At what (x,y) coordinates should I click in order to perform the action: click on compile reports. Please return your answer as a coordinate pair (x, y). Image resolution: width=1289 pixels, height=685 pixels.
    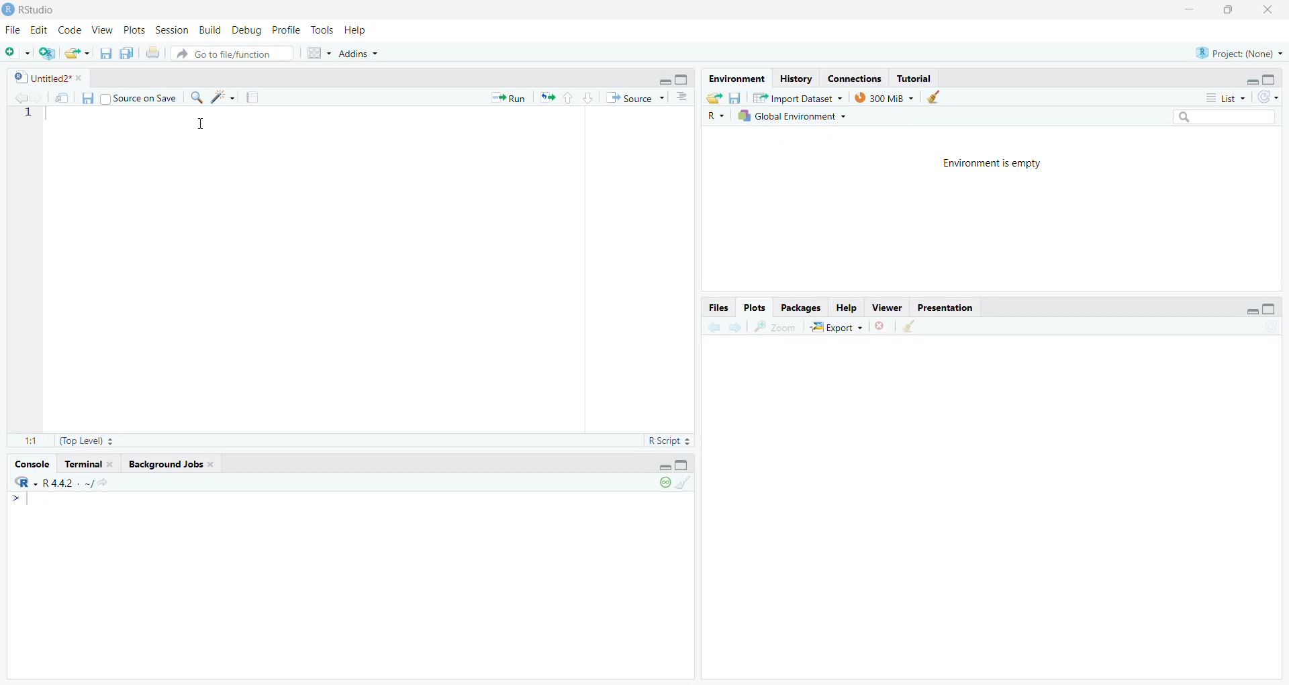
    Looking at the image, I should click on (252, 98).